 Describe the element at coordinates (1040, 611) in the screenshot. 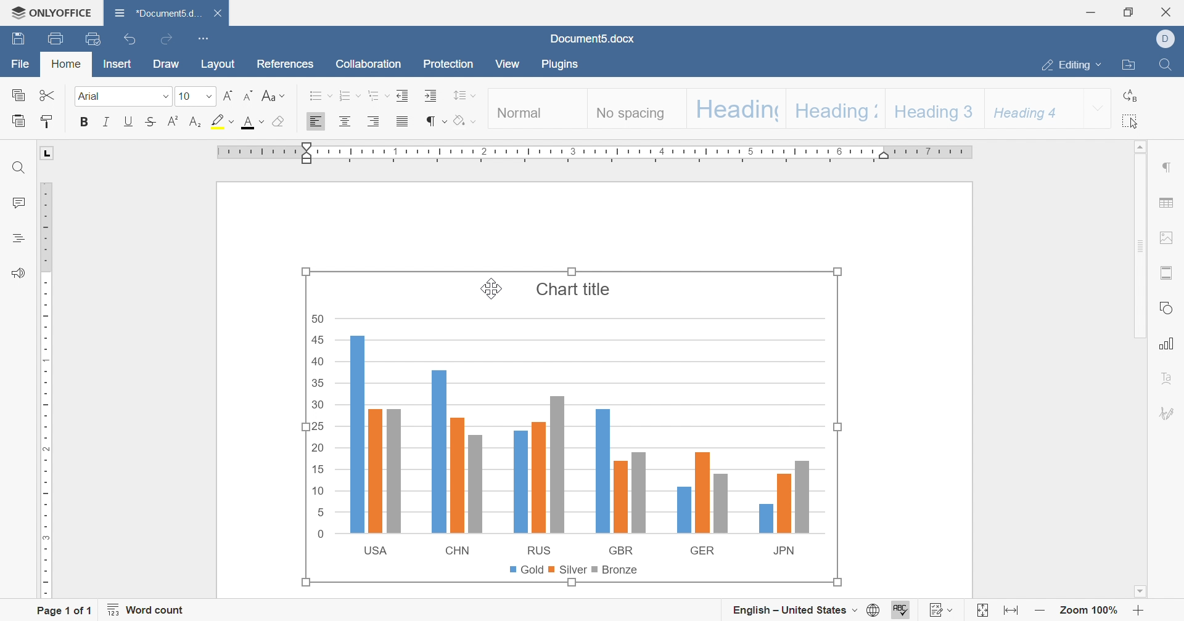

I see `zoom out` at that location.